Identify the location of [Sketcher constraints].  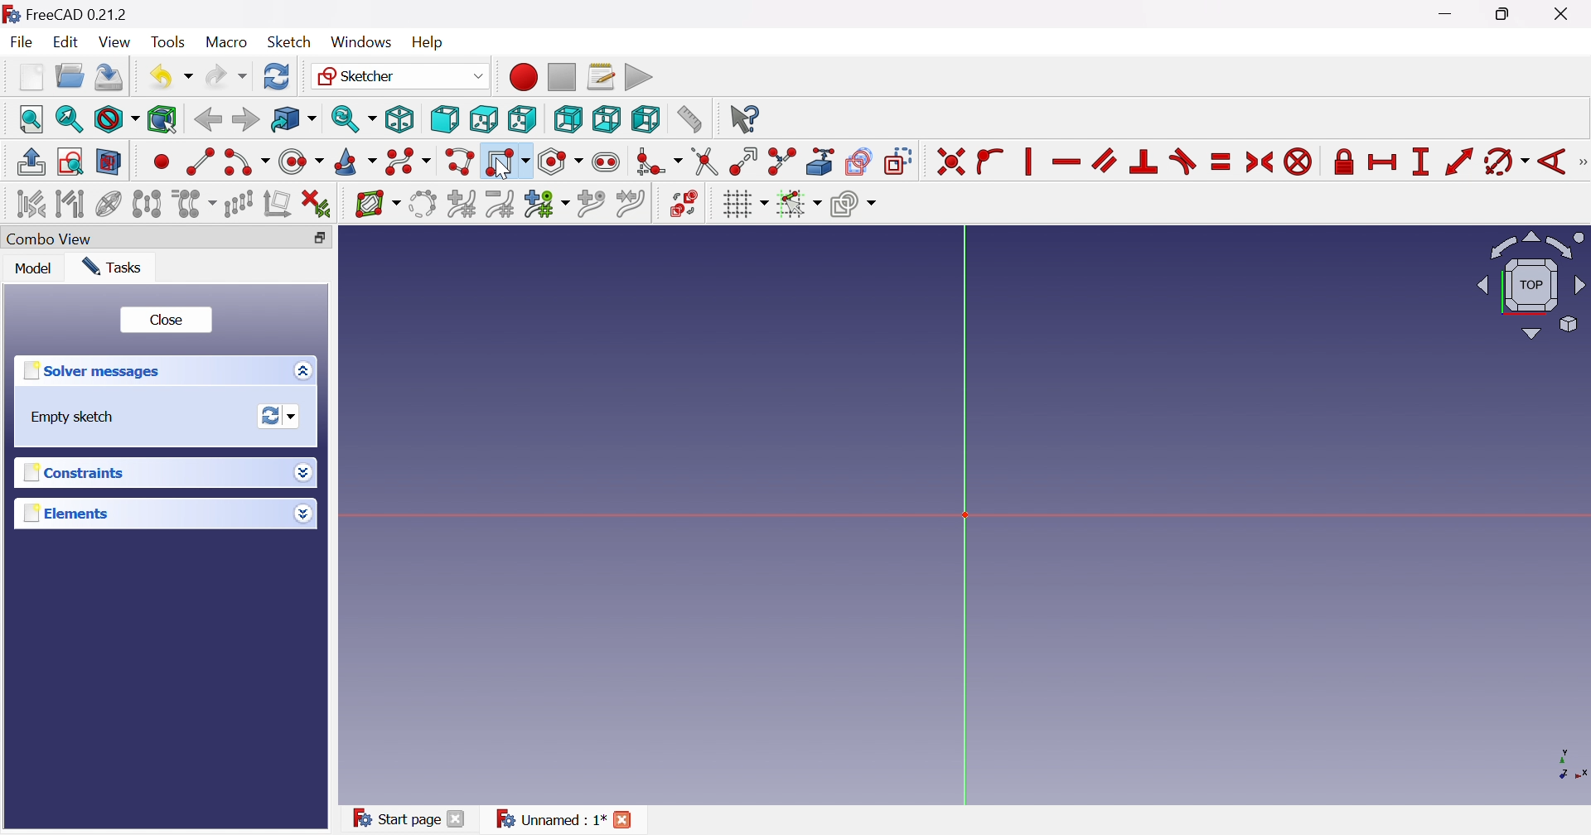
(1581, 162).